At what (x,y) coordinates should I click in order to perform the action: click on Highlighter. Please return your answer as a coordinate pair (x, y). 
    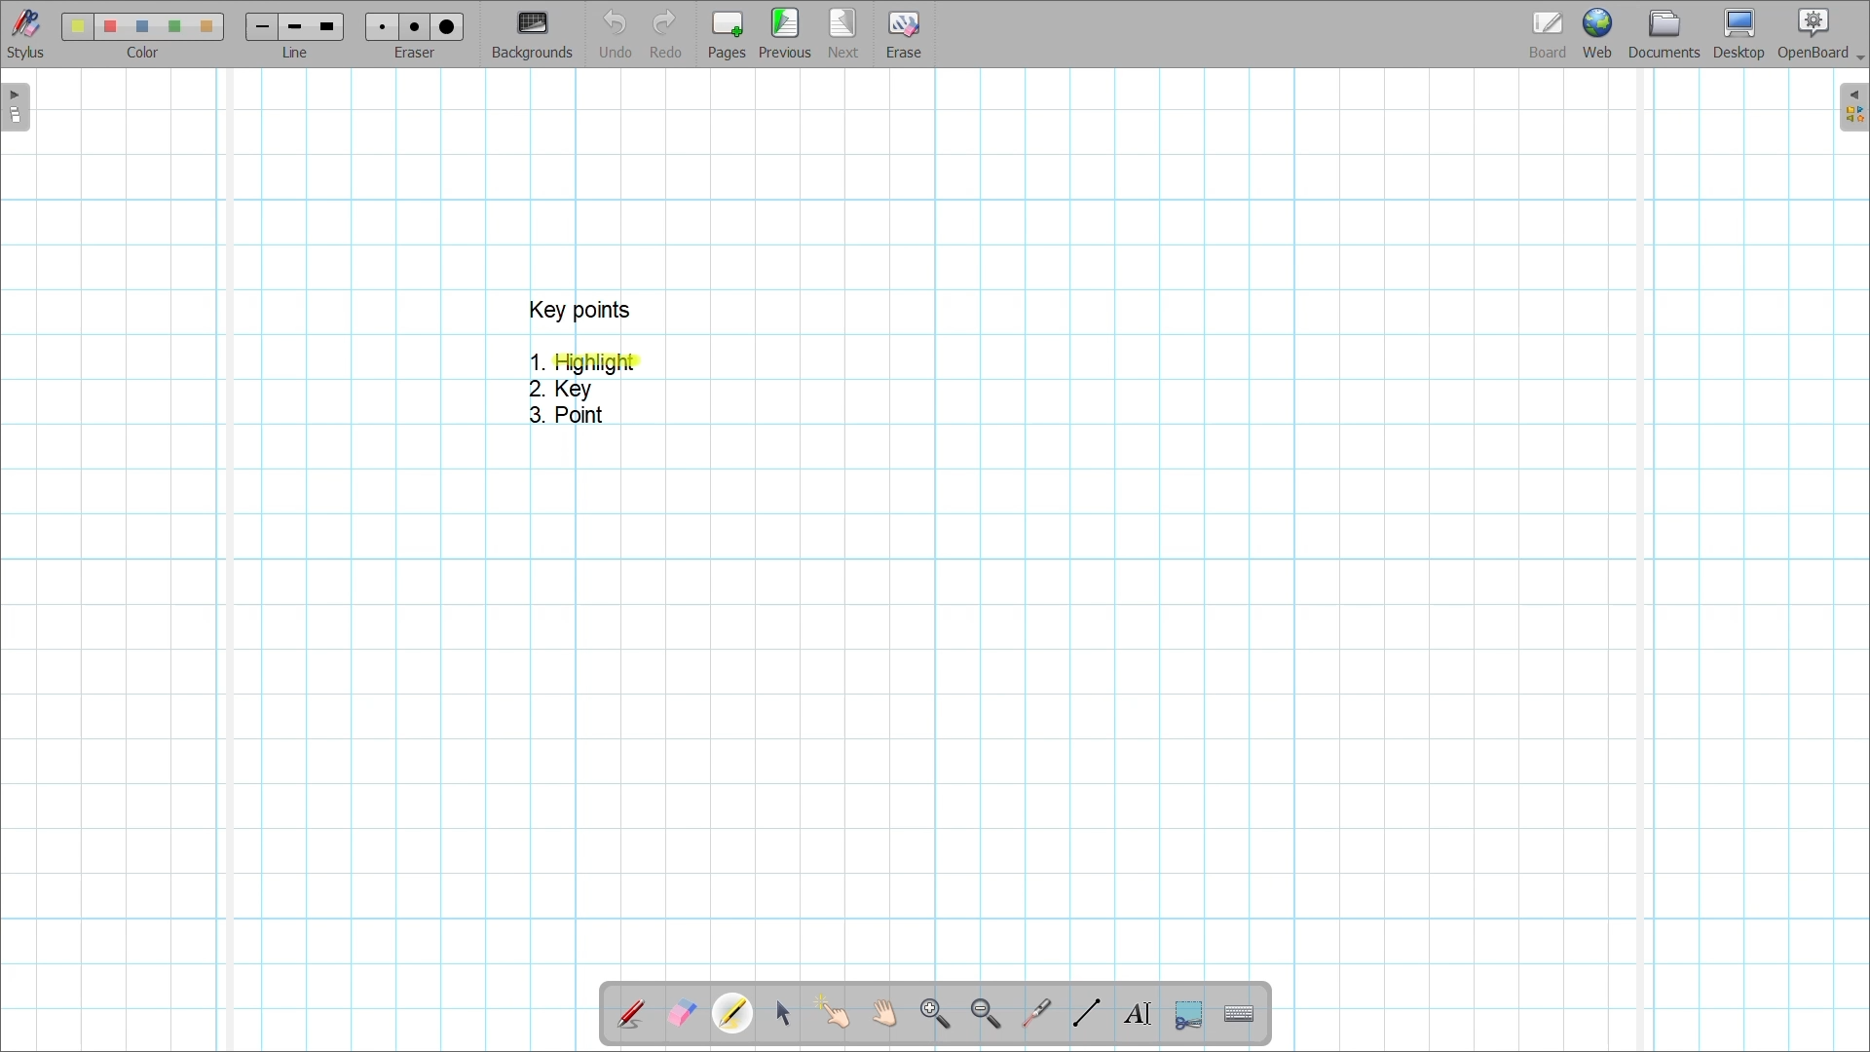
    Looking at the image, I should click on (732, 1013).